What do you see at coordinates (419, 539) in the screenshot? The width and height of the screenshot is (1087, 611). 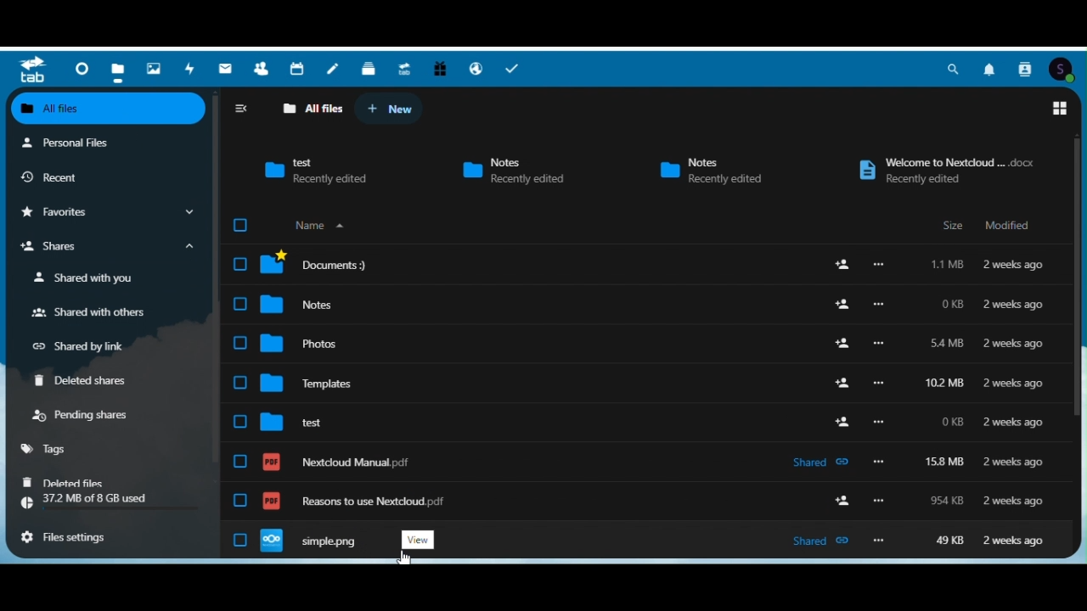 I see `view` at bounding box center [419, 539].